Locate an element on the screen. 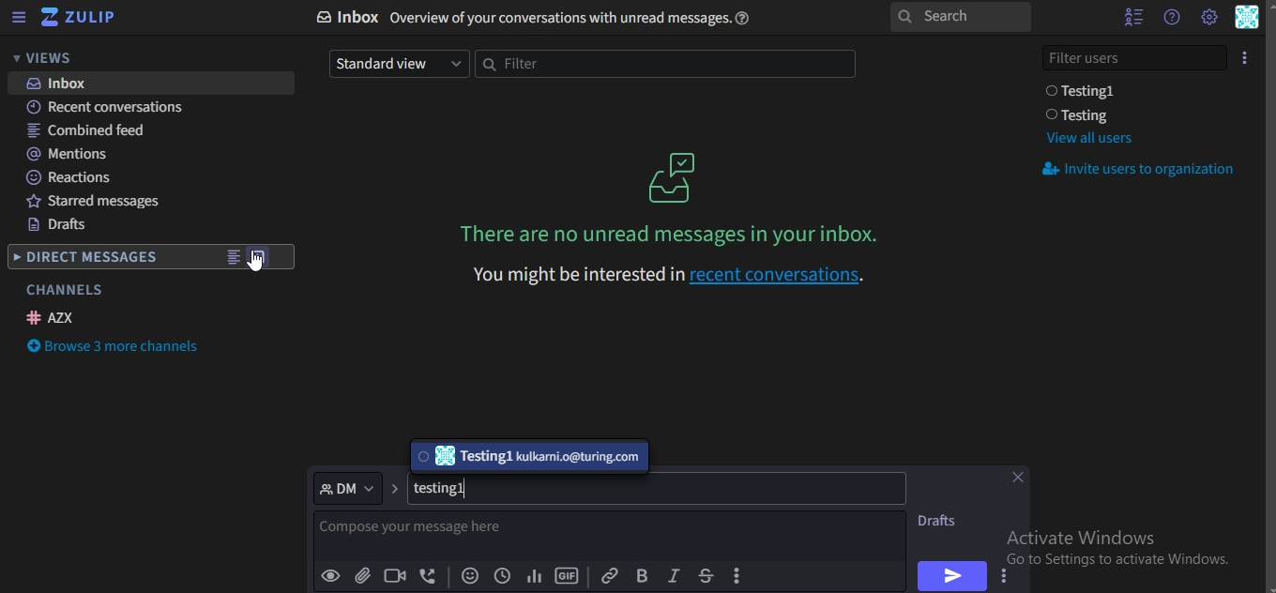 This screenshot has height=593, width=1276. text is located at coordinates (447, 489).